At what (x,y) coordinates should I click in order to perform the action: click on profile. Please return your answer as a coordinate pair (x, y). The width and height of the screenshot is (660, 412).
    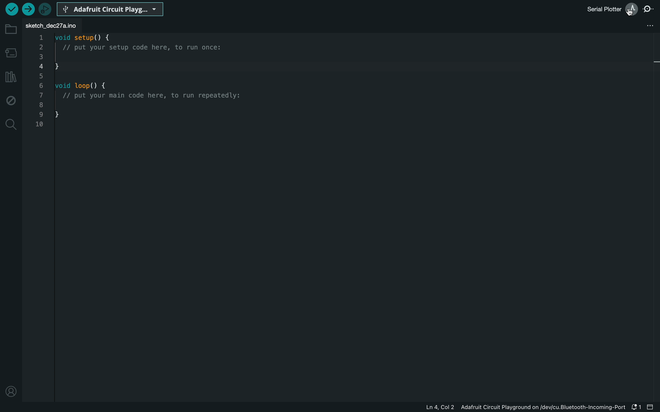
    Looking at the image, I should click on (11, 391).